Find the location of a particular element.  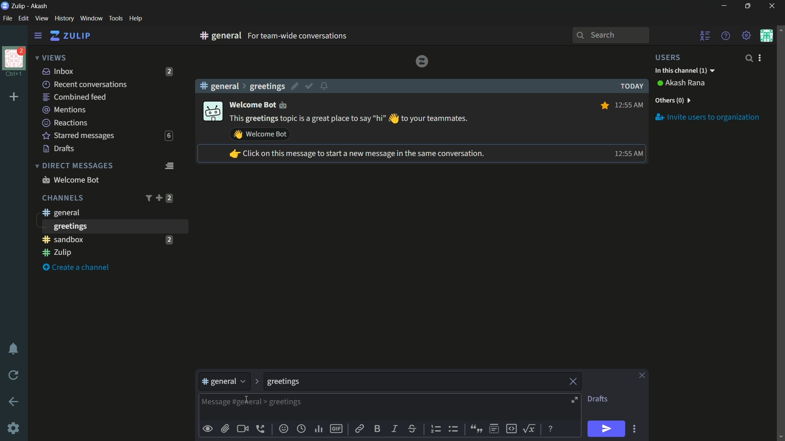

mentions is located at coordinates (65, 110).